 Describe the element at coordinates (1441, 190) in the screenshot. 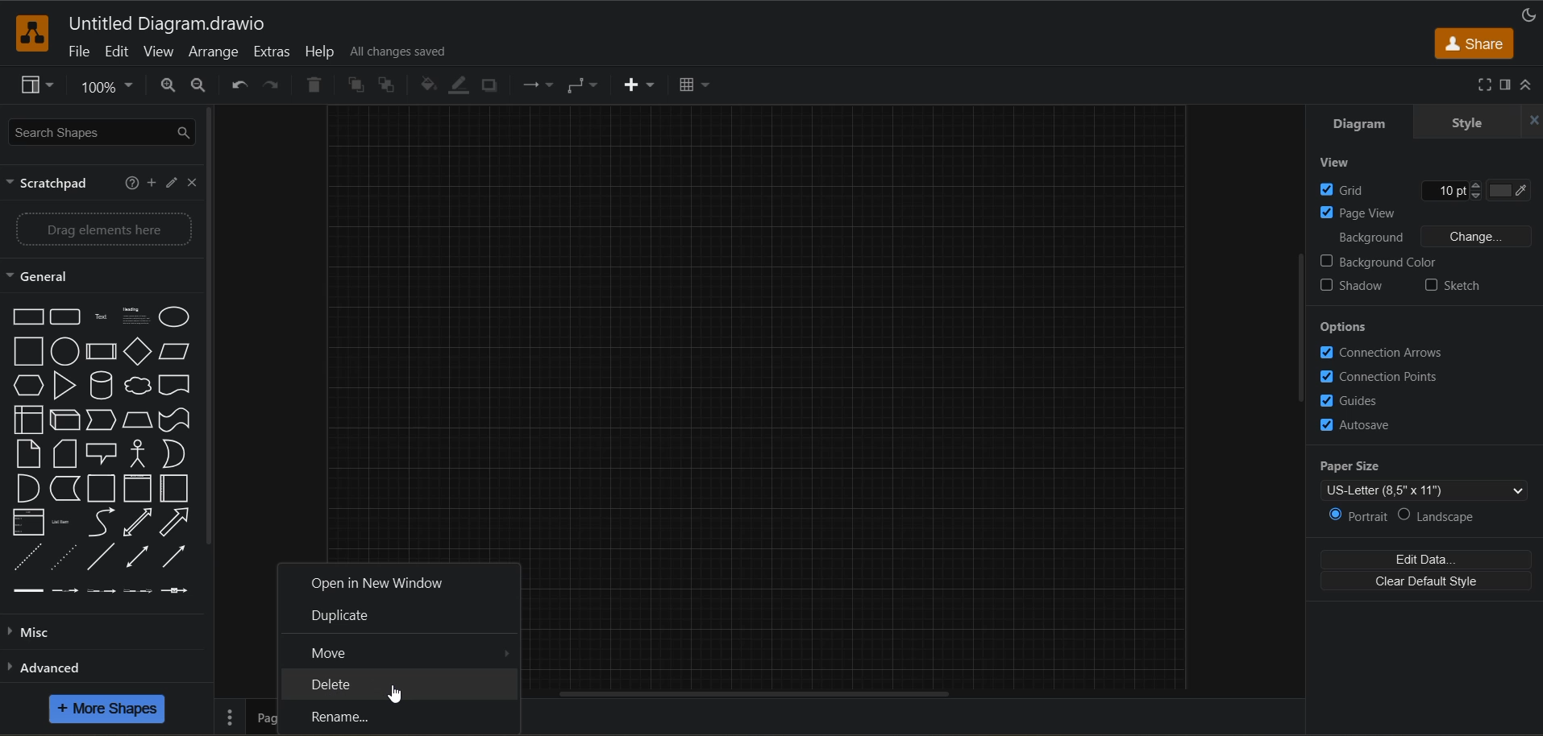

I see `Grid line size` at that location.